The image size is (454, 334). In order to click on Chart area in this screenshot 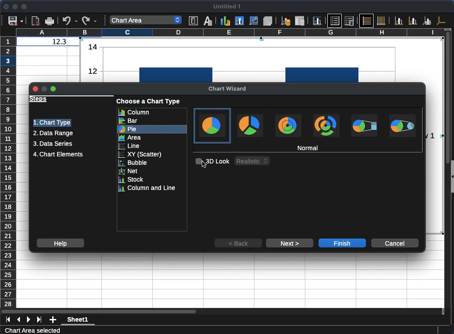, I will do `click(240, 21)`.